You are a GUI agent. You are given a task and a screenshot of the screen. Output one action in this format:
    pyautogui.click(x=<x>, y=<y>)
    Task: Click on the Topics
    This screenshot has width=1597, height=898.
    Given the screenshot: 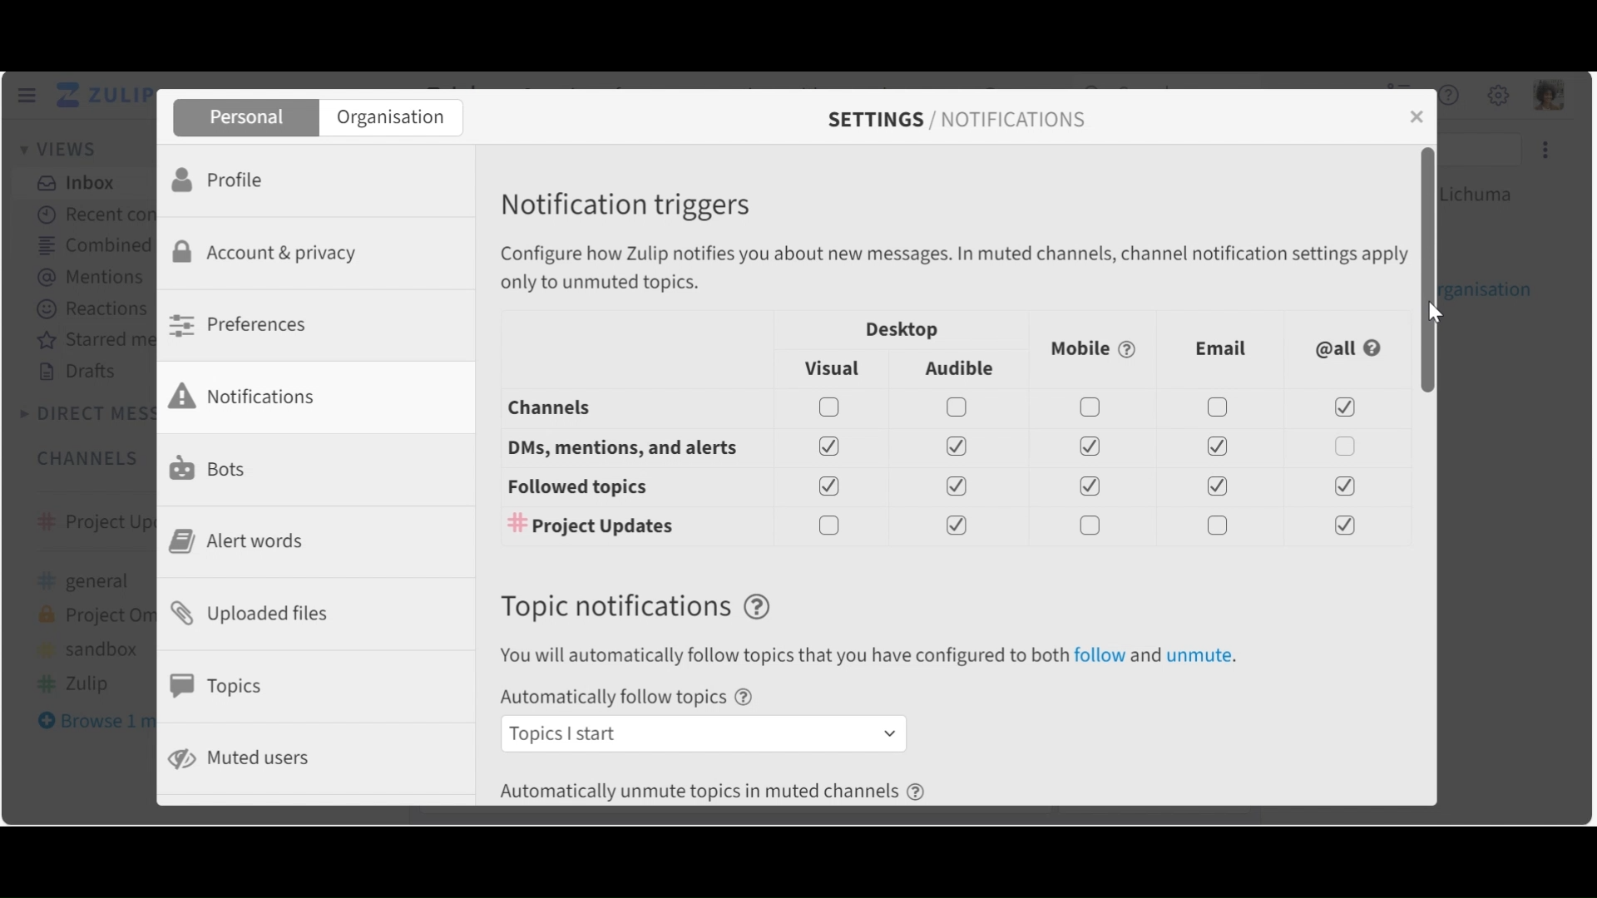 What is the action you would take?
    pyautogui.click(x=221, y=686)
    